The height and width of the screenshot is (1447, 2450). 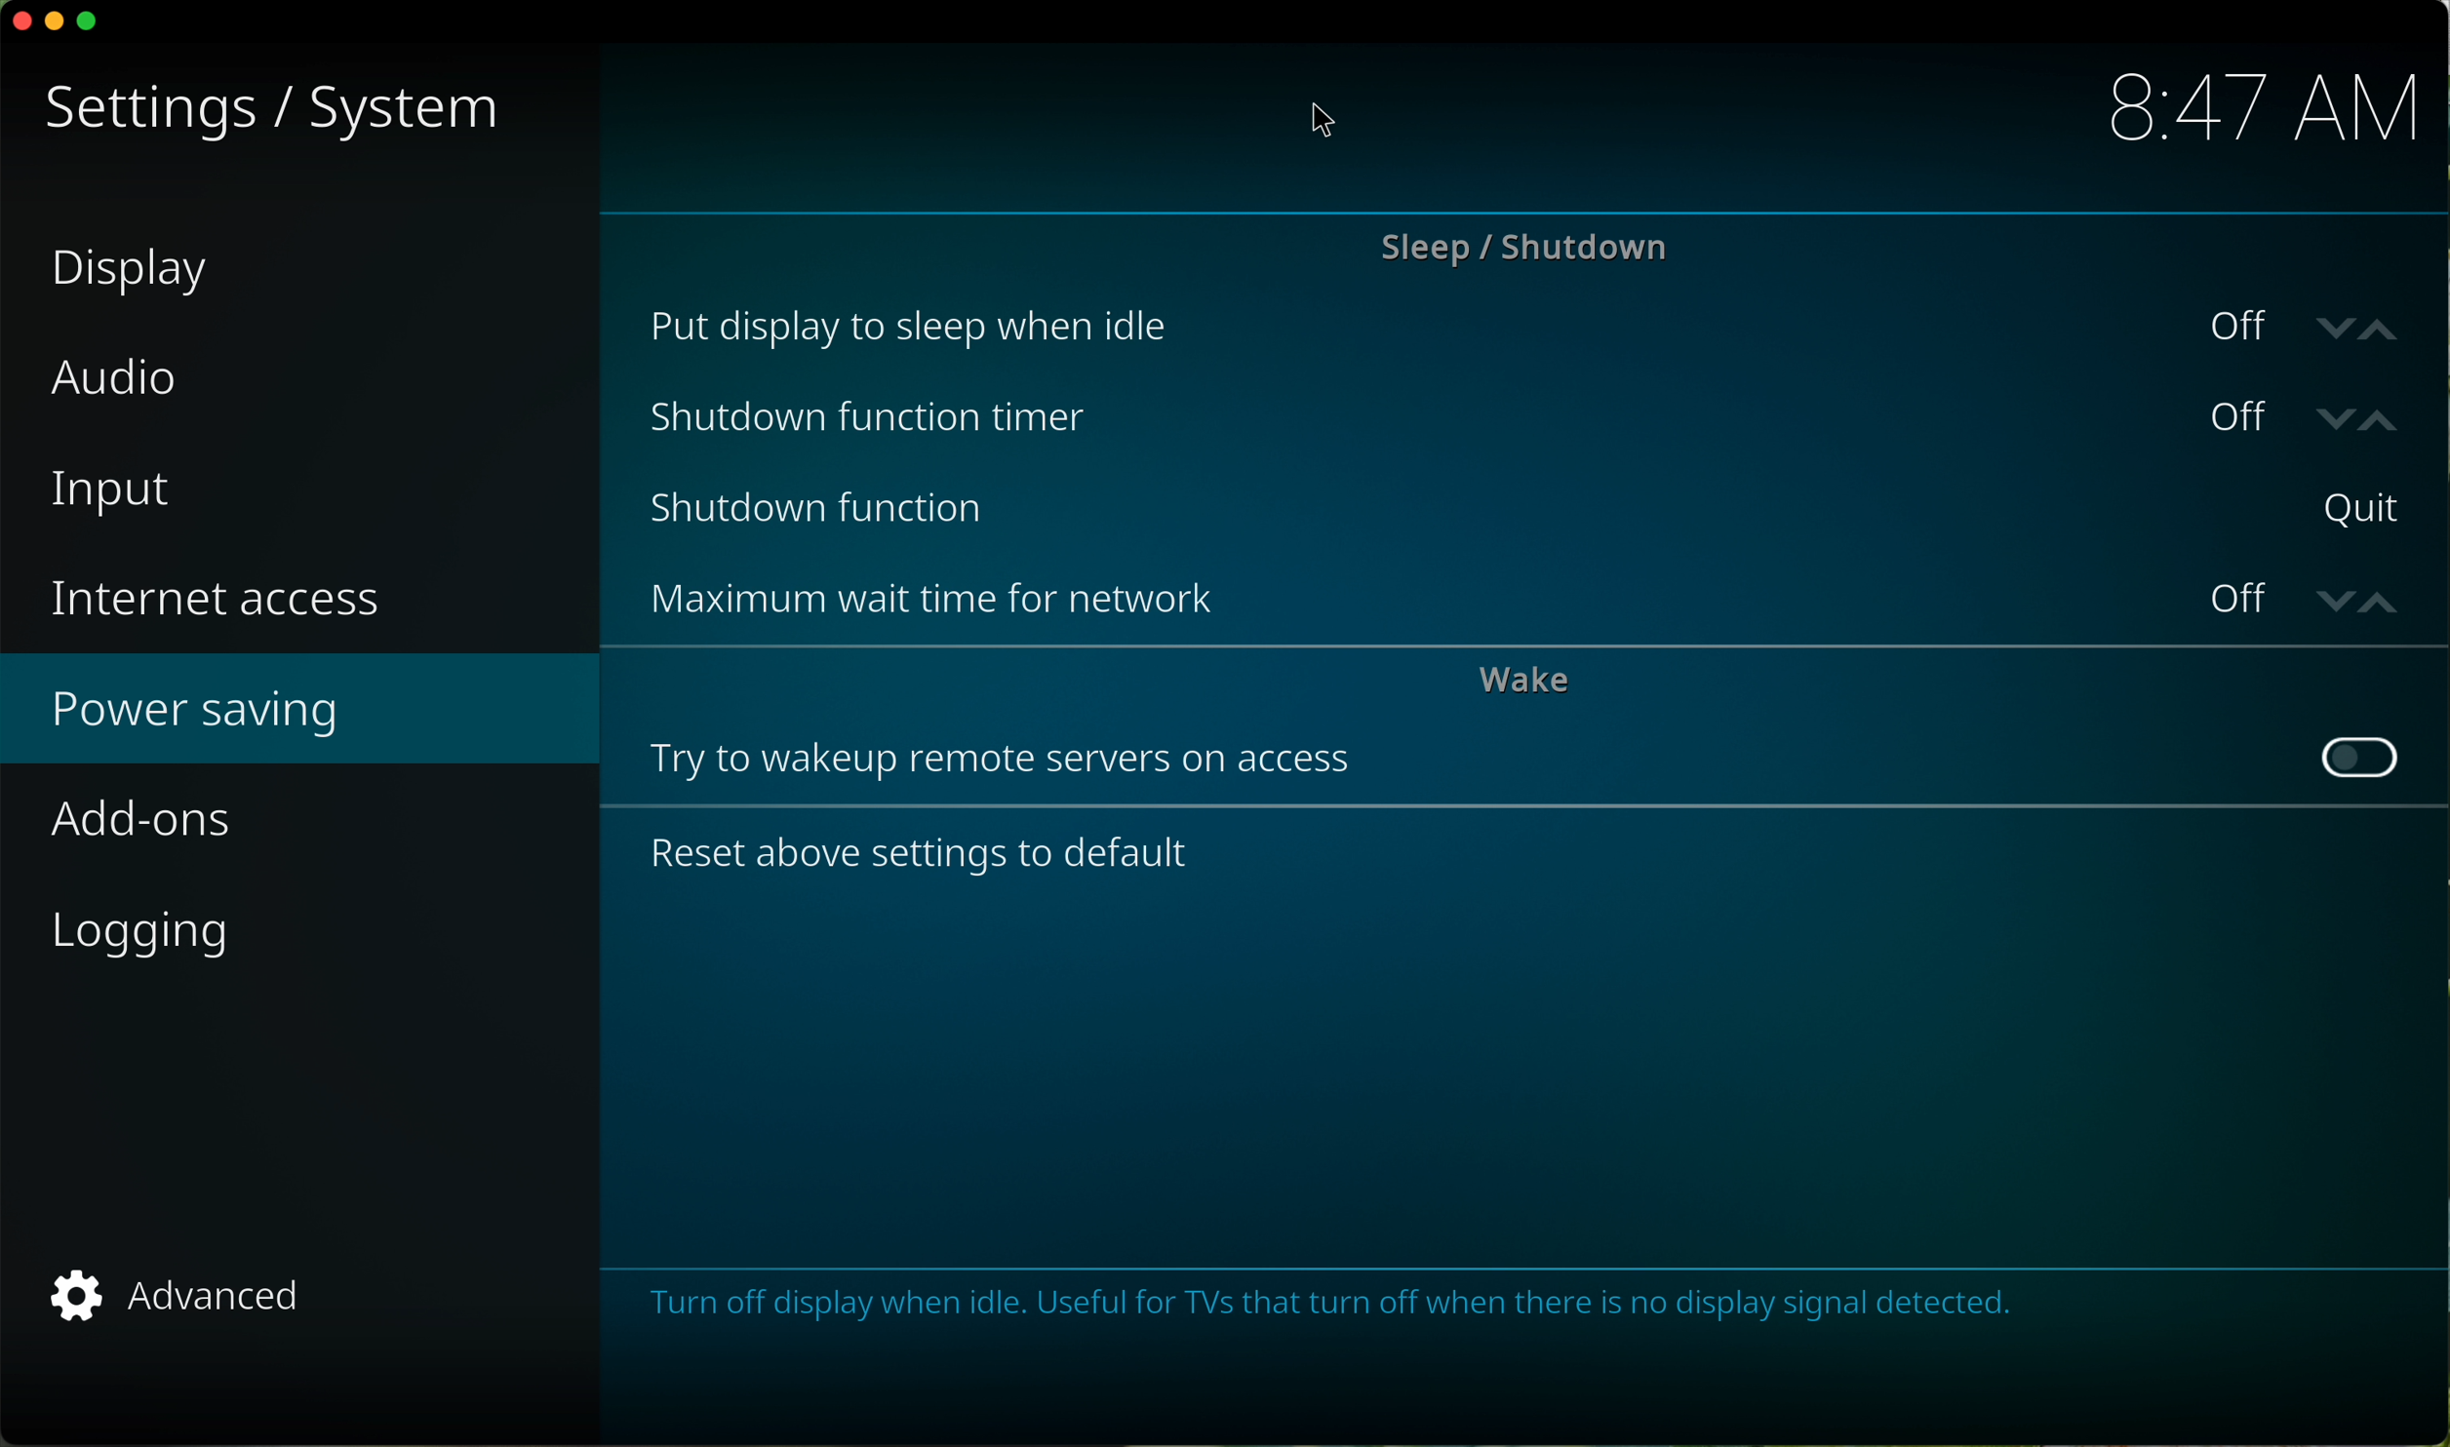 What do you see at coordinates (1529, 606) in the screenshot?
I see `remove all orphaned add-ons` at bounding box center [1529, 606].